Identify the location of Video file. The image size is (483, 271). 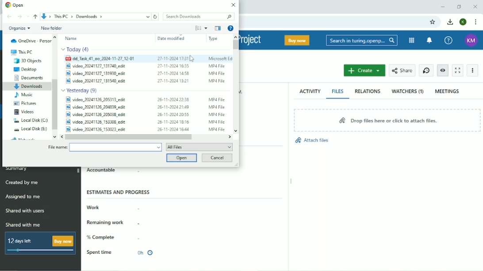
(145, 66).